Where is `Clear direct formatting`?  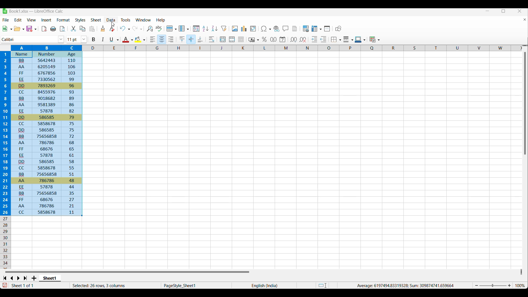 Clear direct formatting is located at coordinates (112, 29).